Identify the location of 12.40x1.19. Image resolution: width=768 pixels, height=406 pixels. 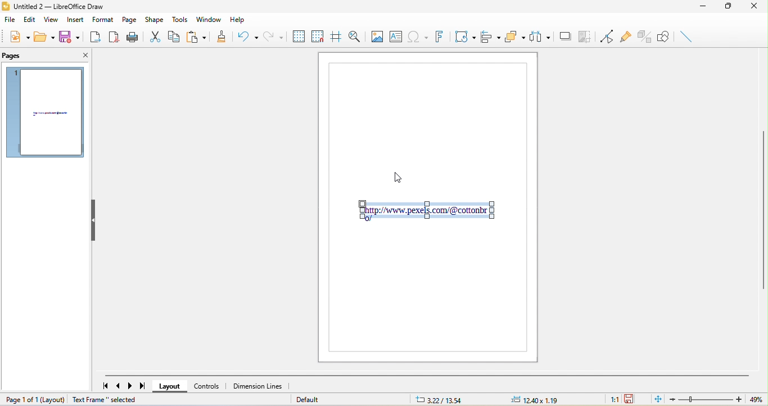
(545, 399).